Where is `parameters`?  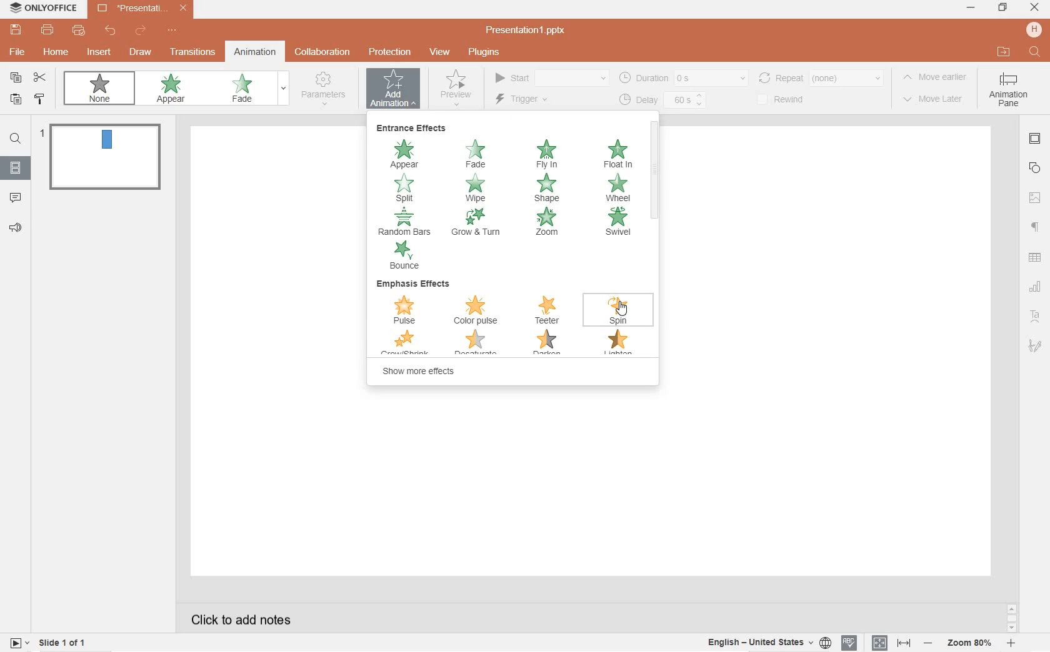 parameters is located at coordinates (326, 91).